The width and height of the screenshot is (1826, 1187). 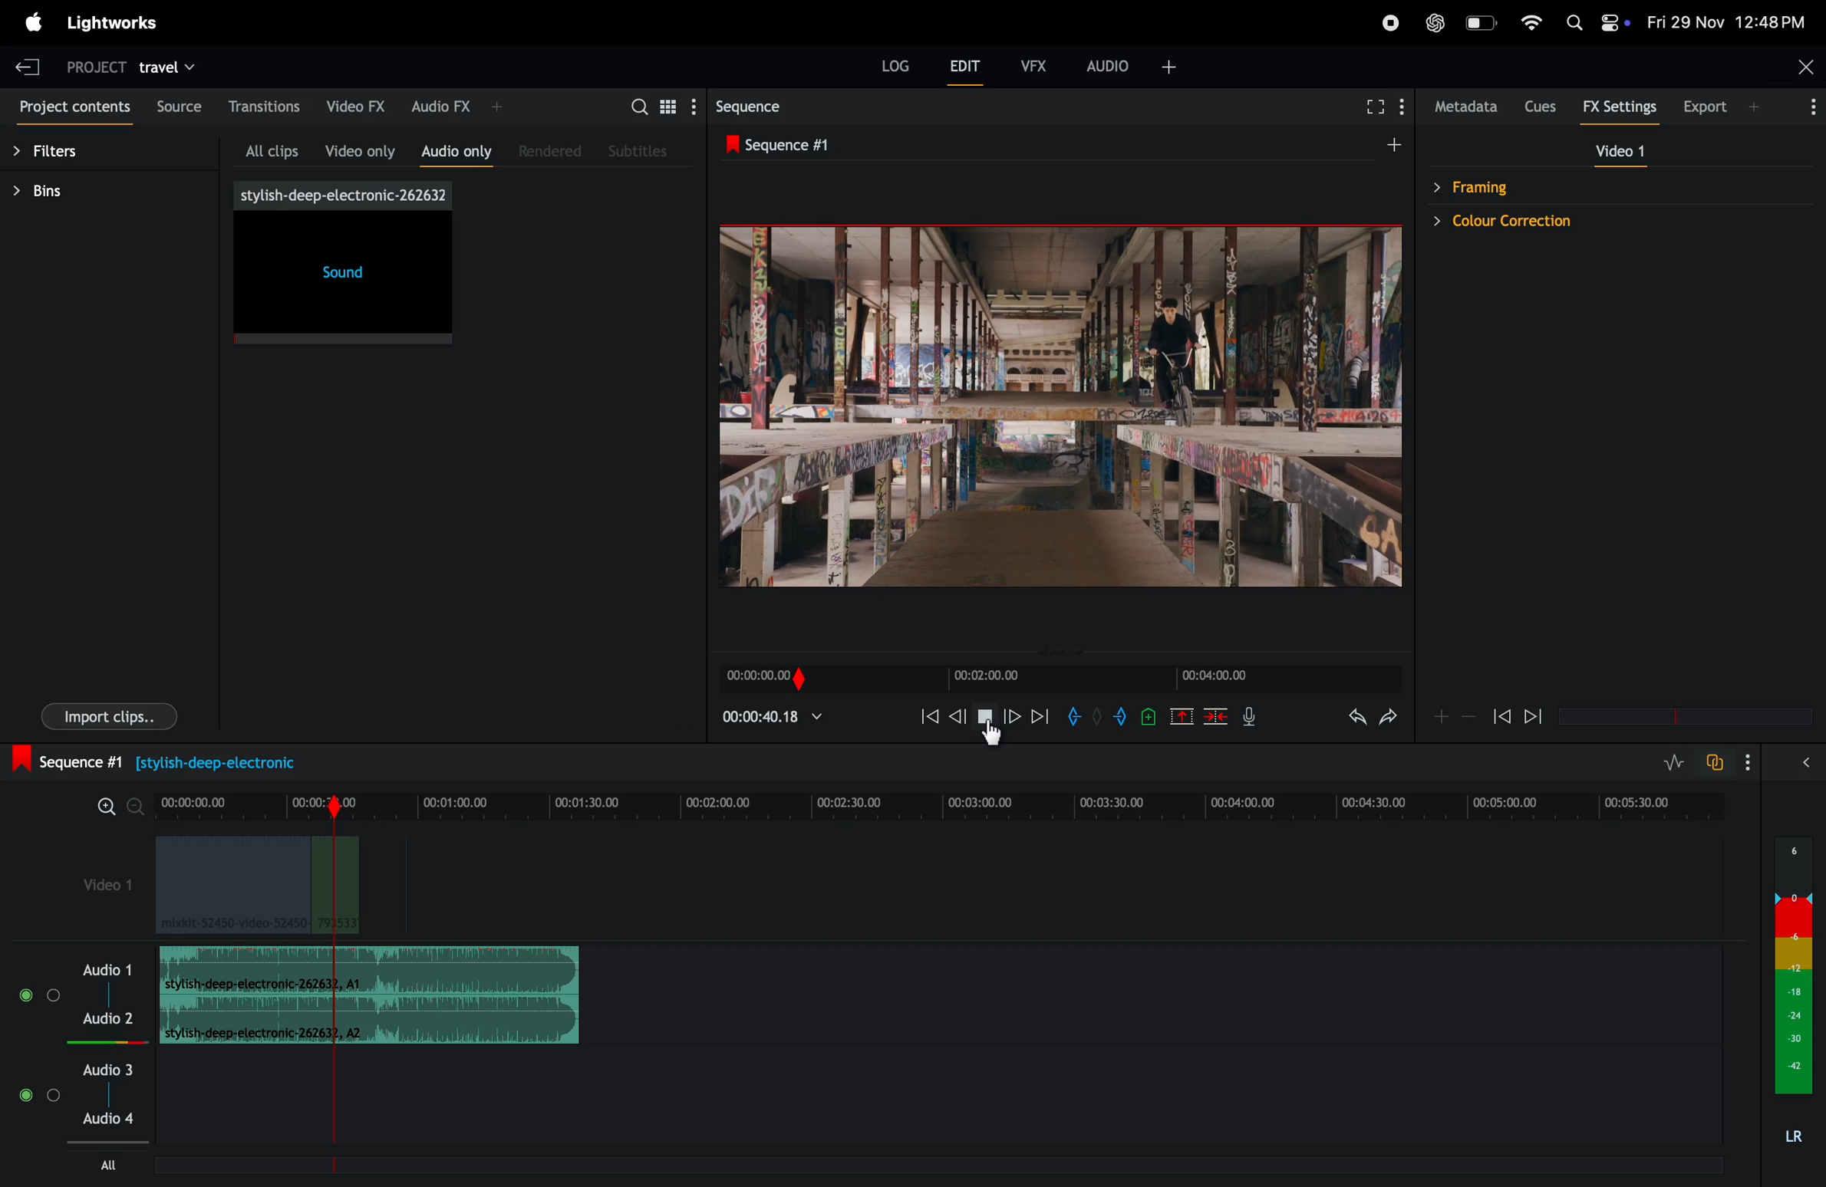 I want to click on sound effect, so click(x=346, y=264).